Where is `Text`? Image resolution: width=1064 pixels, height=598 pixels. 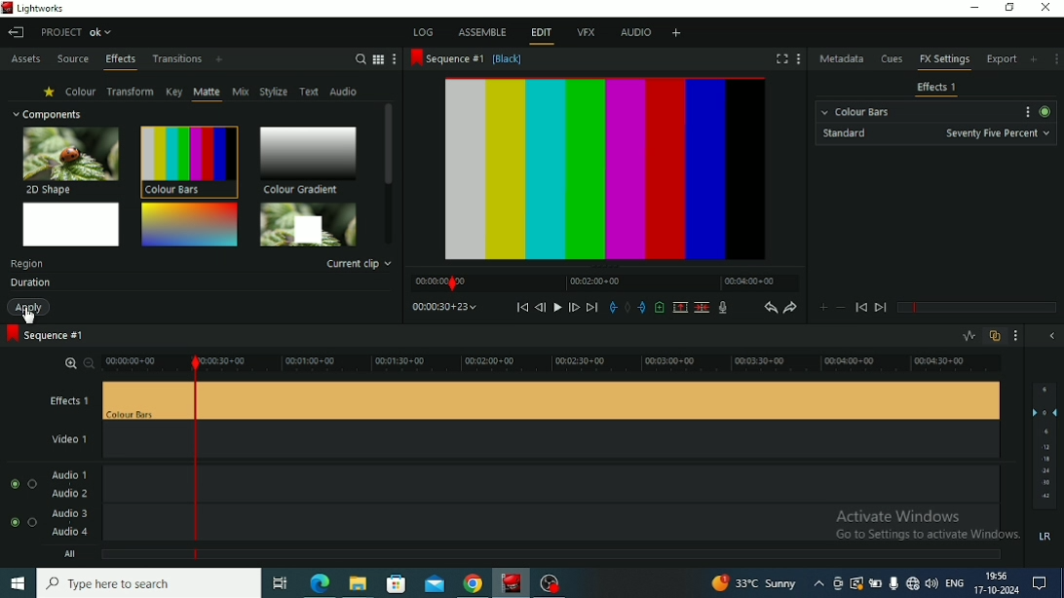 Text is located at coordinates (310, 93).